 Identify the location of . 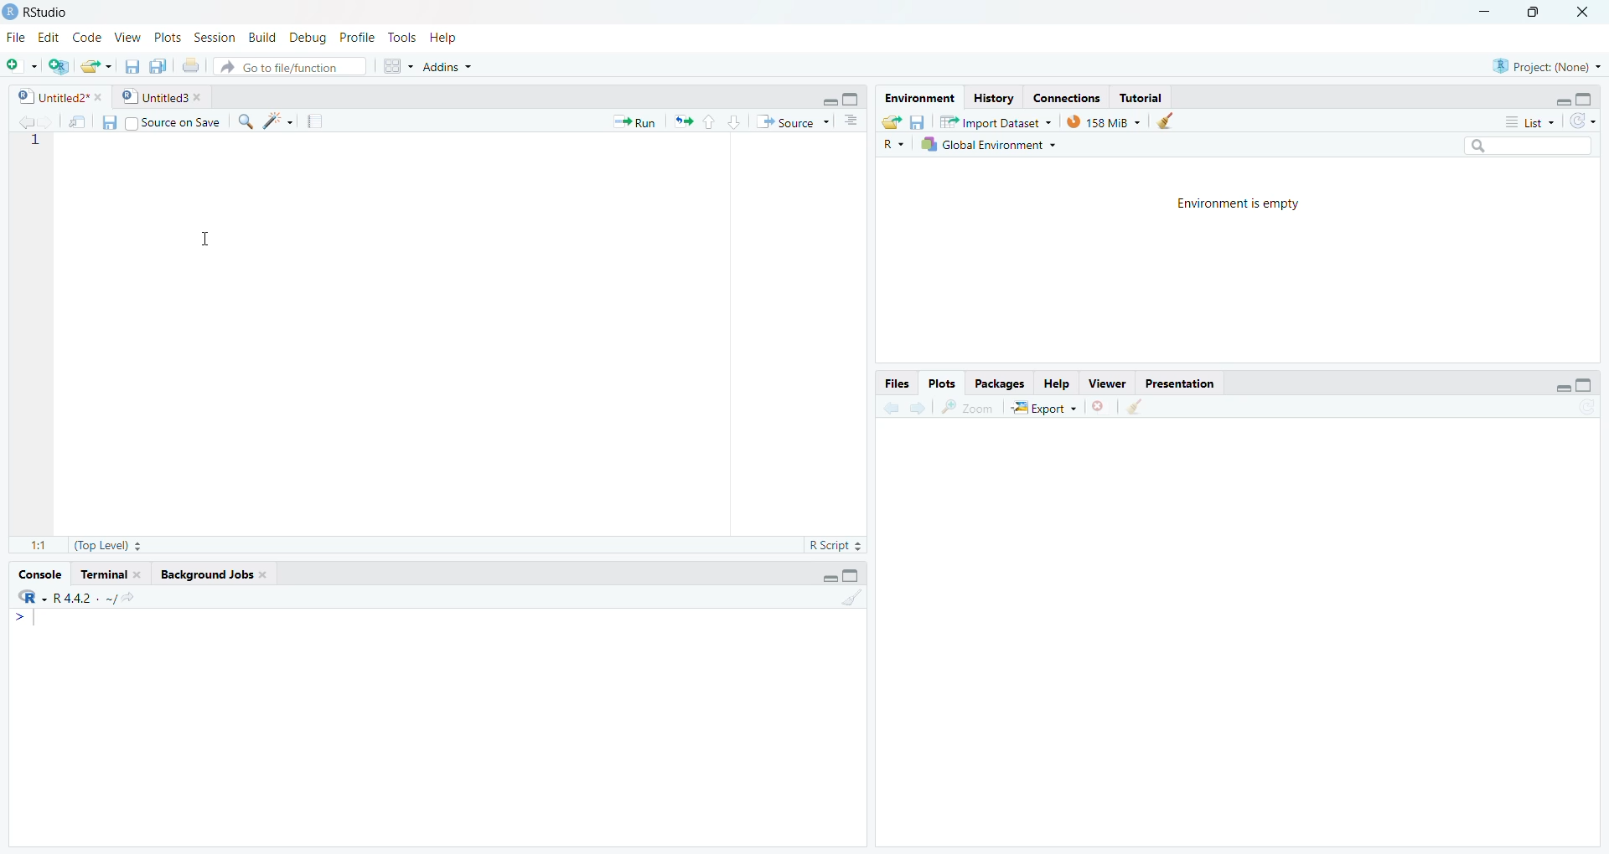
(888, 121).